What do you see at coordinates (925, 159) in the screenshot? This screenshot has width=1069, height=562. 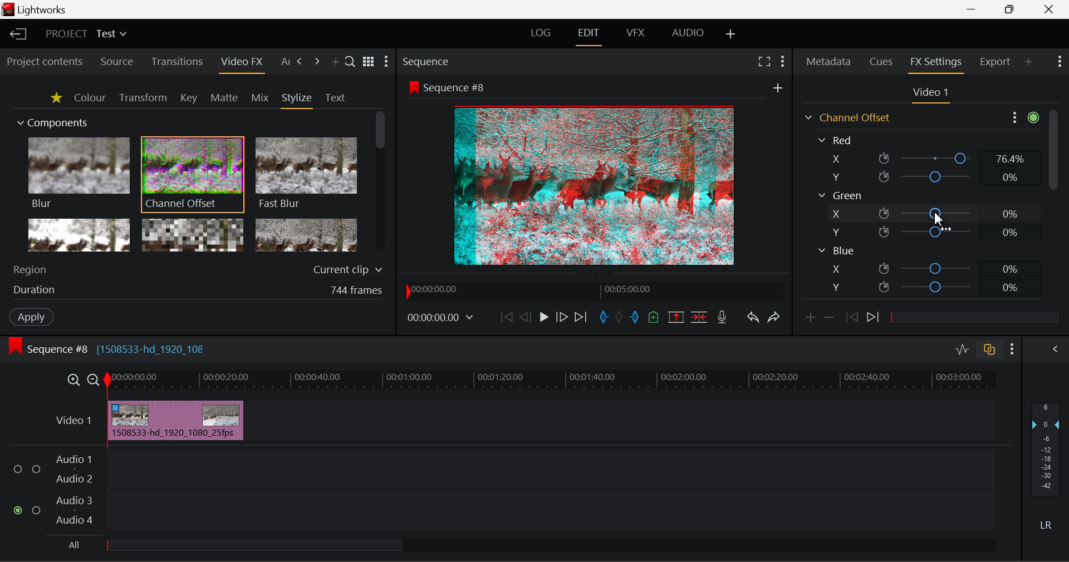 I see `Red X` at bounding box center [925, 159].